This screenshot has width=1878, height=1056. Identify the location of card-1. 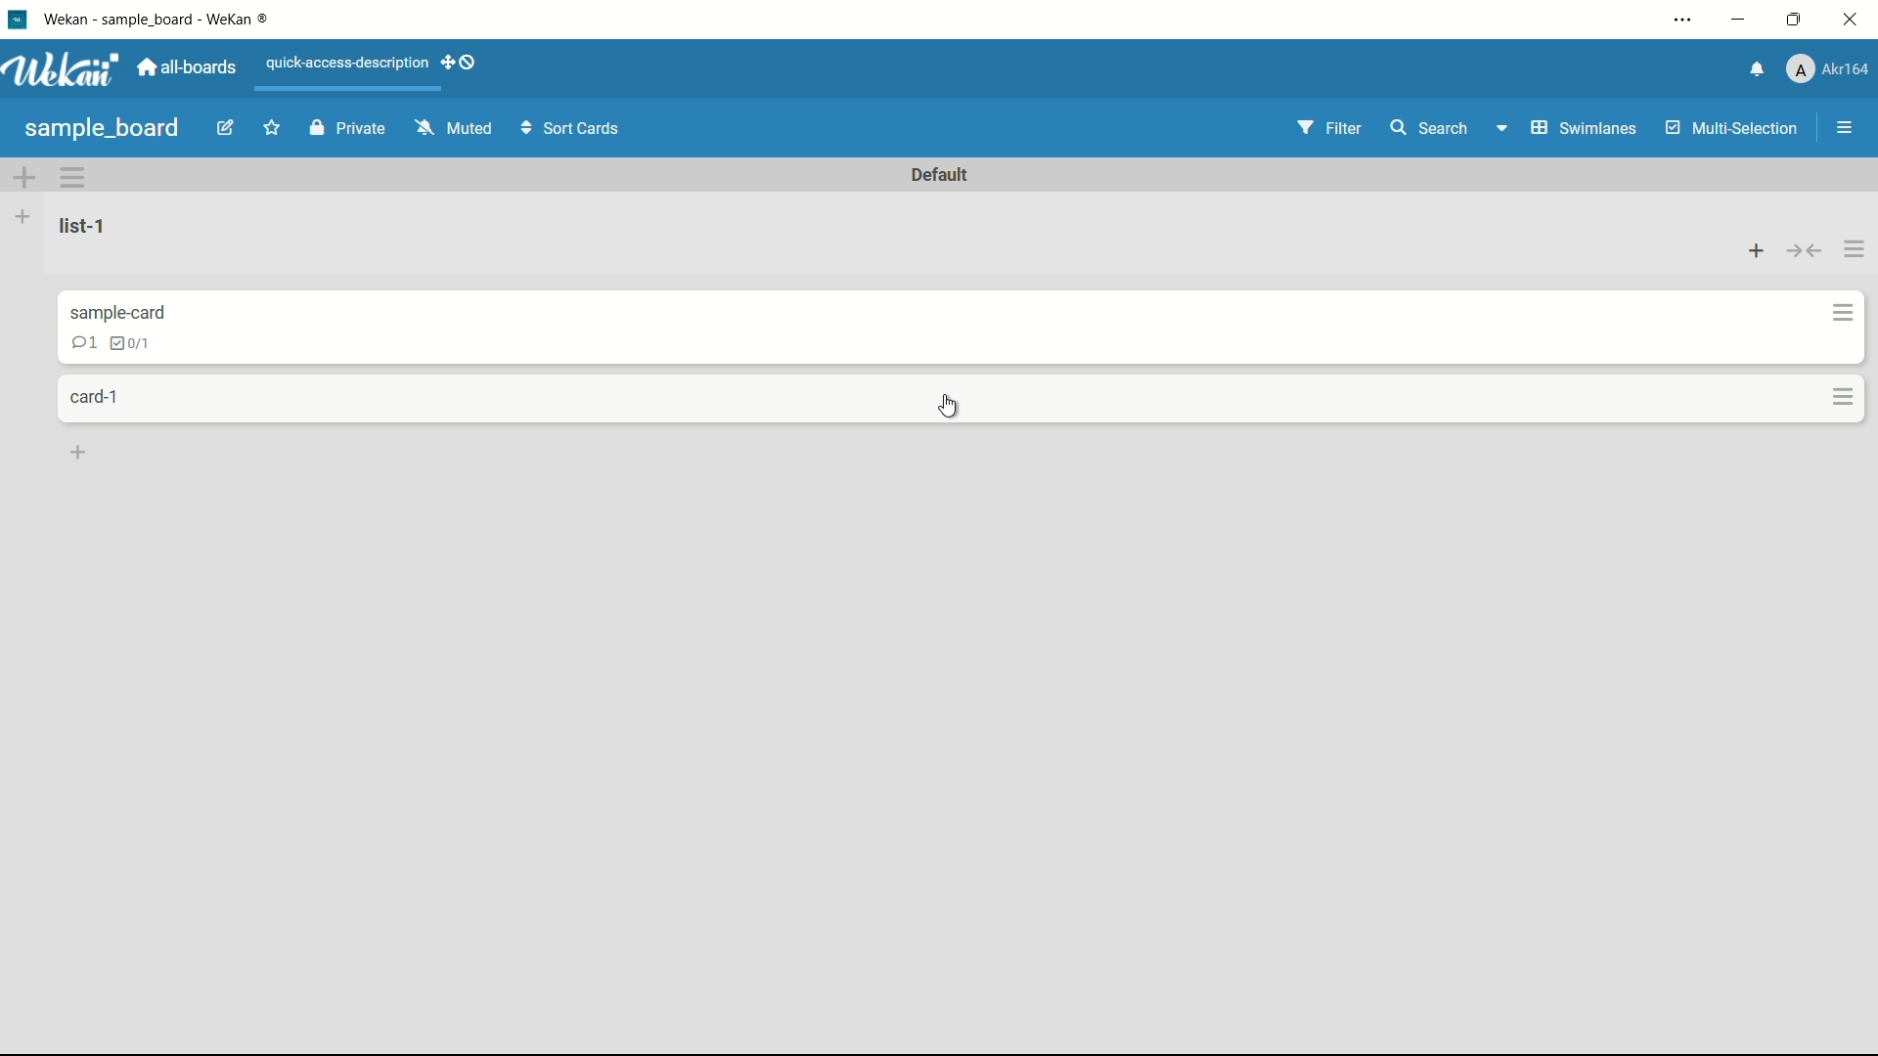
(95, 398).